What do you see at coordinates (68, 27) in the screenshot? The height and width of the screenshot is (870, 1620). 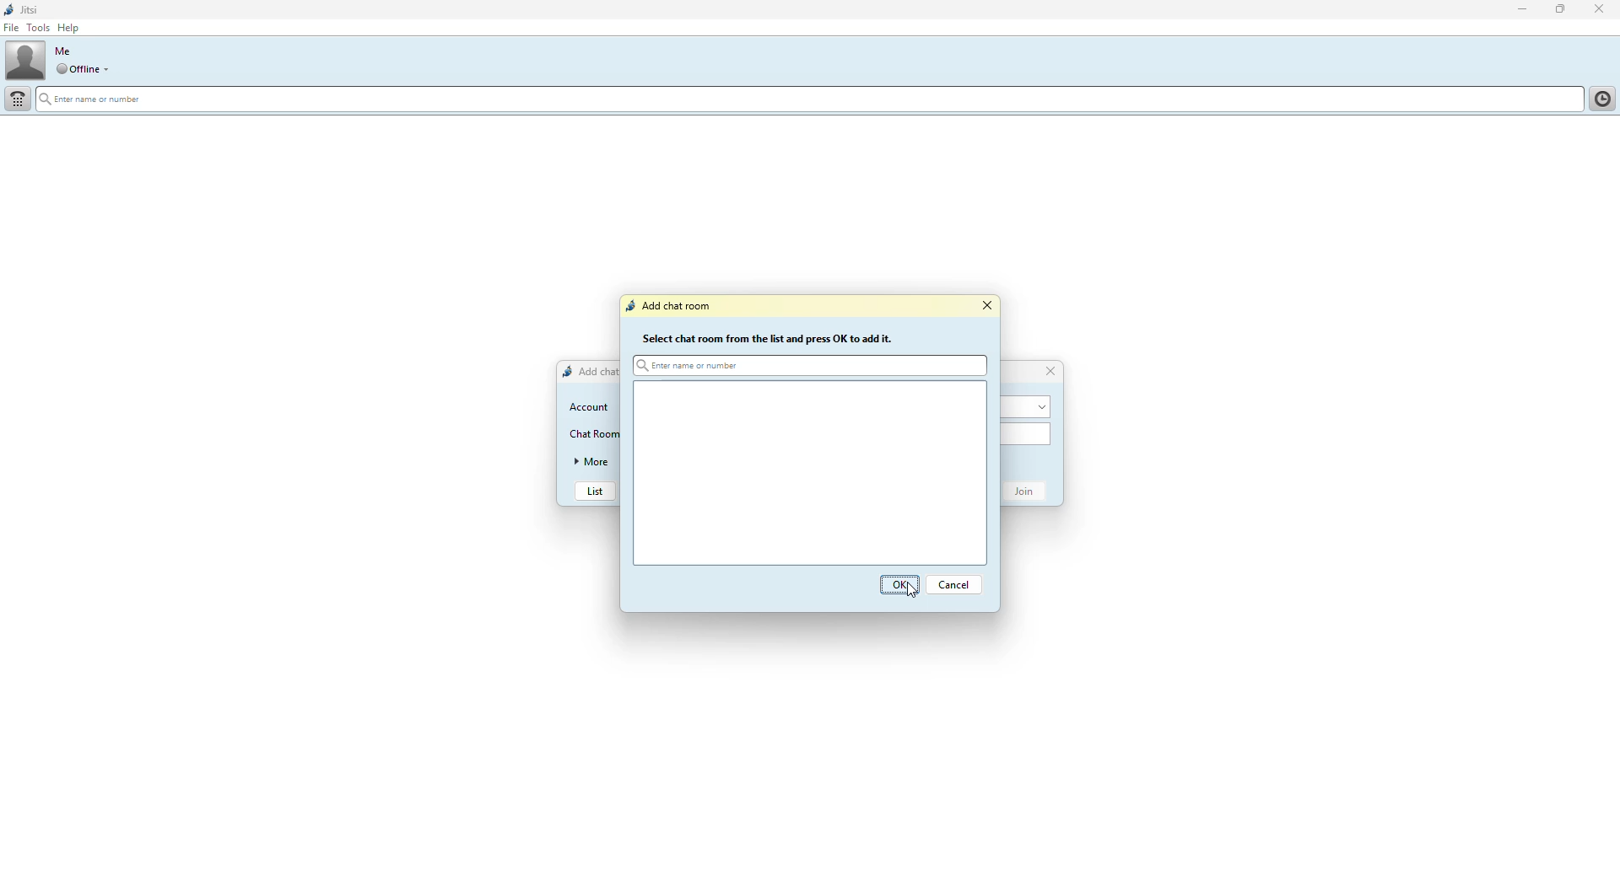 I see `help` at bounding box center [68, 27].